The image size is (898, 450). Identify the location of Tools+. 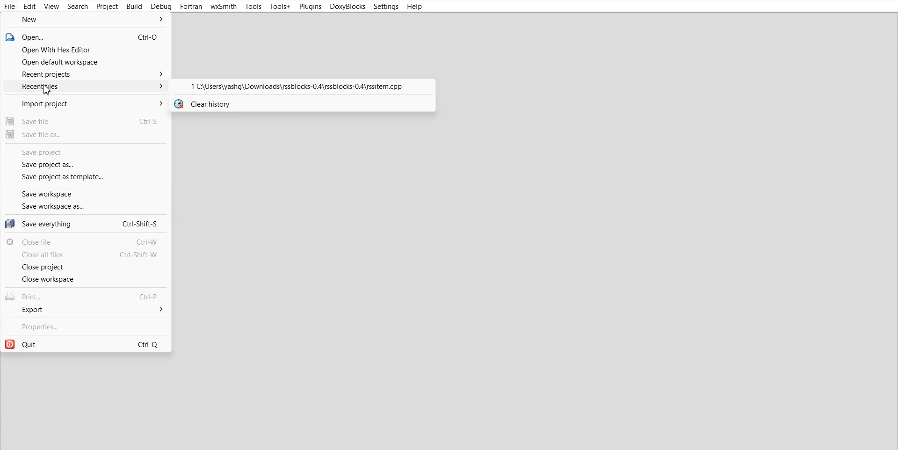
(280, 7).